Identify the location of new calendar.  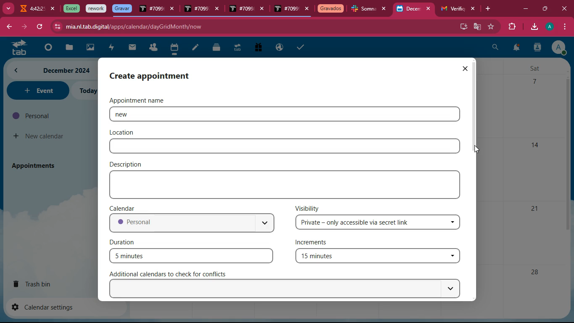
(39, 136).